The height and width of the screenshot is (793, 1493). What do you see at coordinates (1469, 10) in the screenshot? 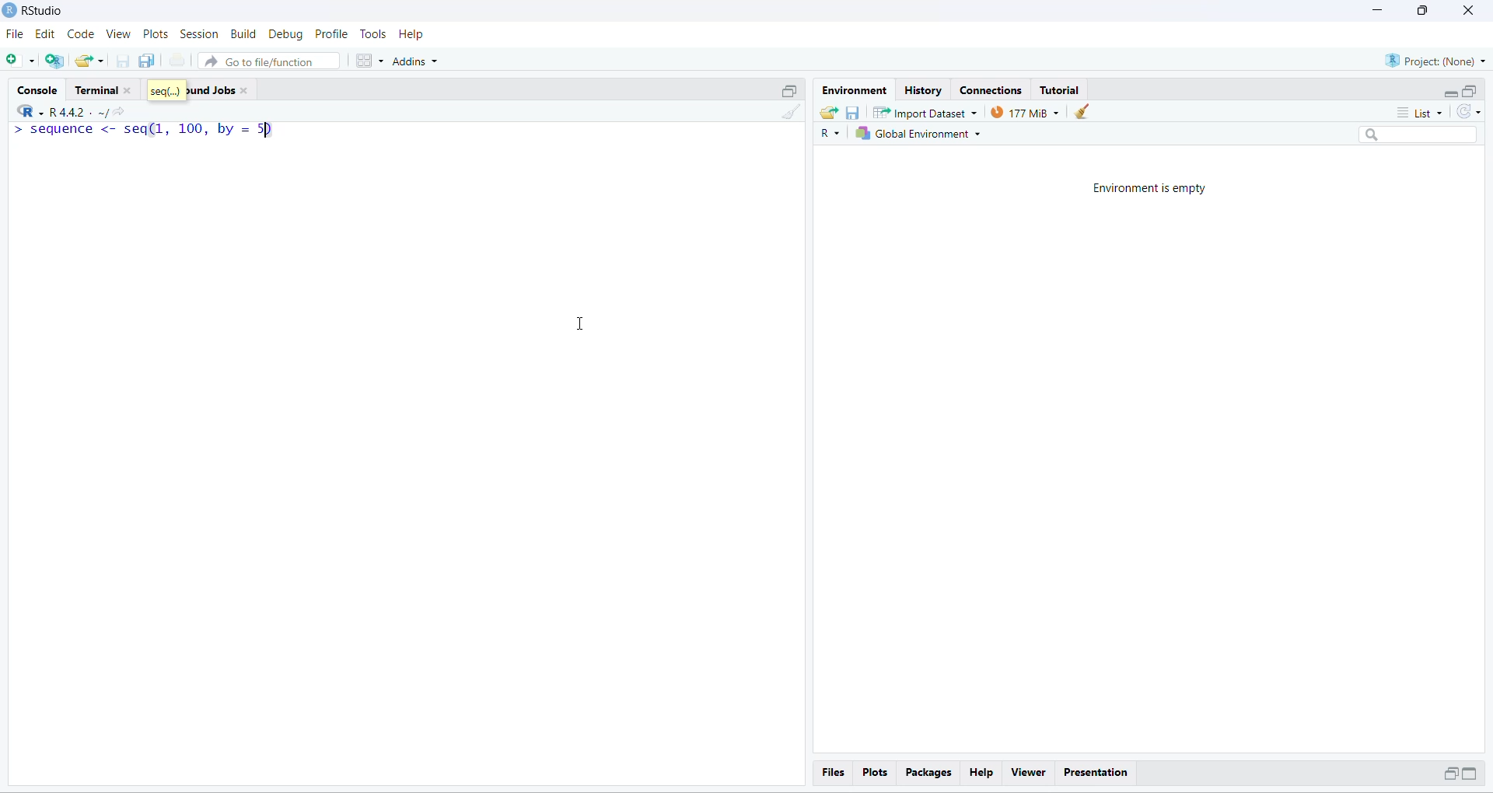
I see `close` at bounding box center [1469, 10].